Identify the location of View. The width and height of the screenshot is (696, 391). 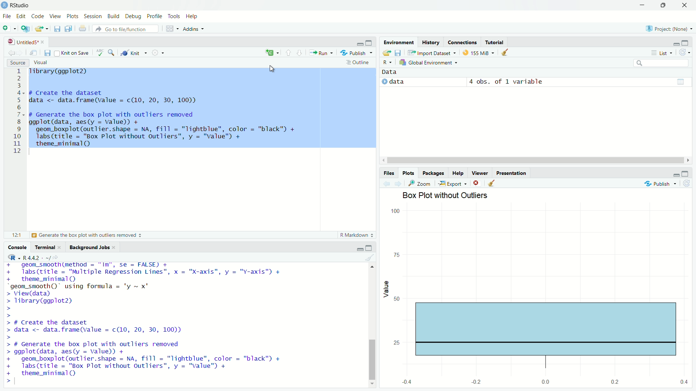
(54, 17).